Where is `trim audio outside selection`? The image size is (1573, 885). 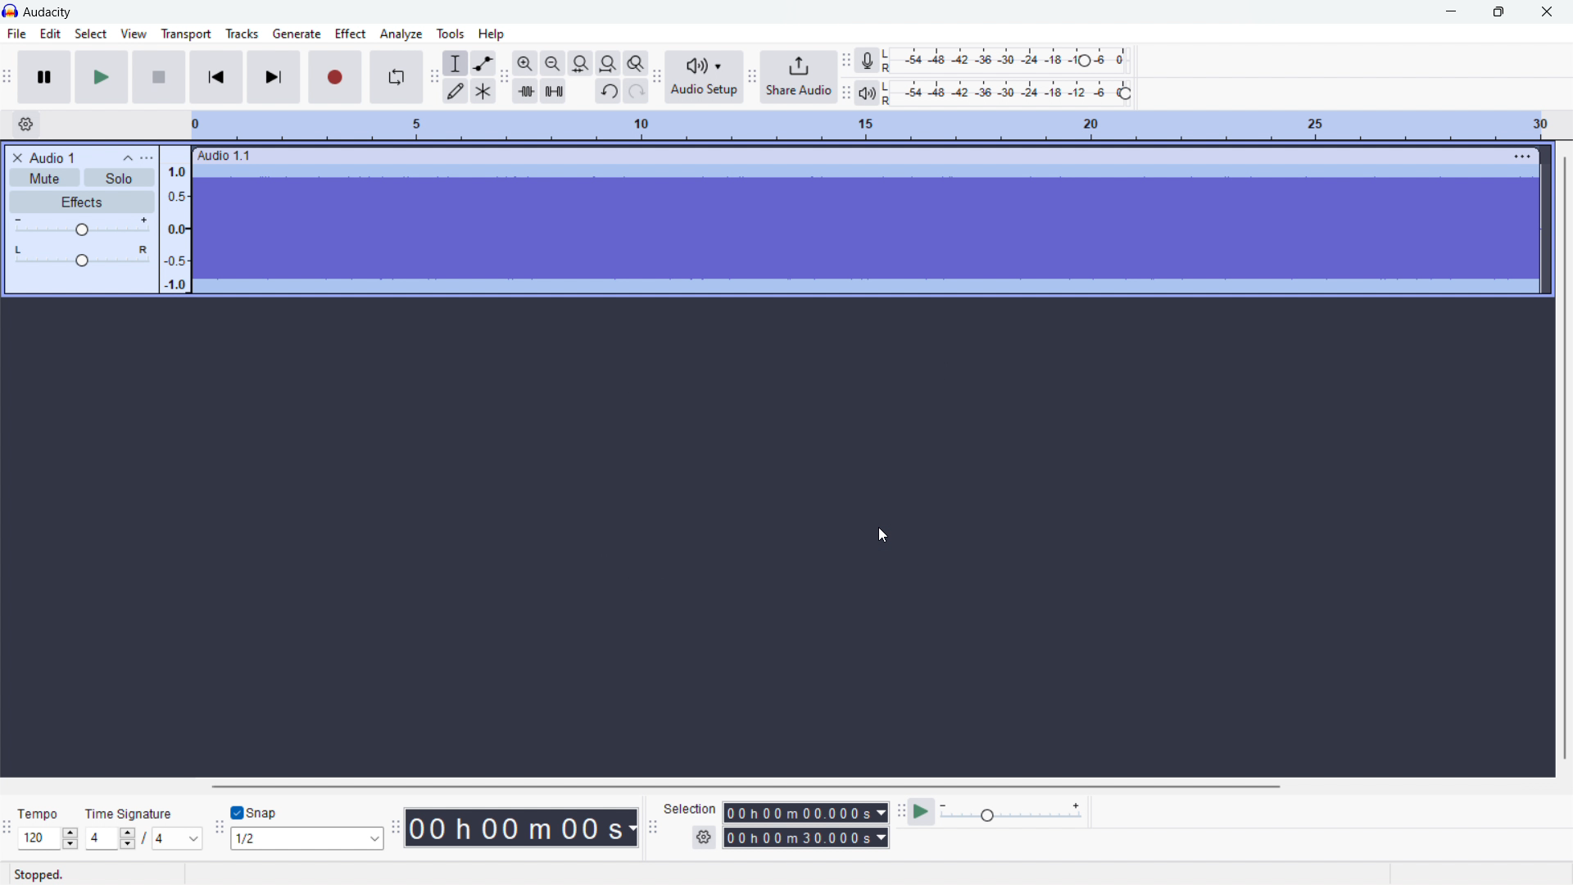 trim audio outside selection is located at coordinates (526, 89).